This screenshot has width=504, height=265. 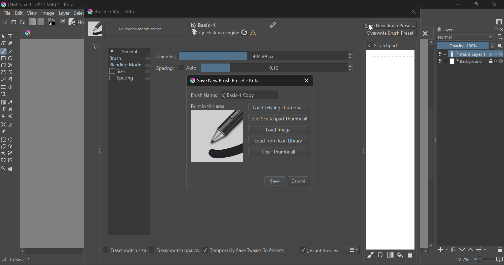 I want to click on Freehand Path Tools, so click(x=12, y=72).